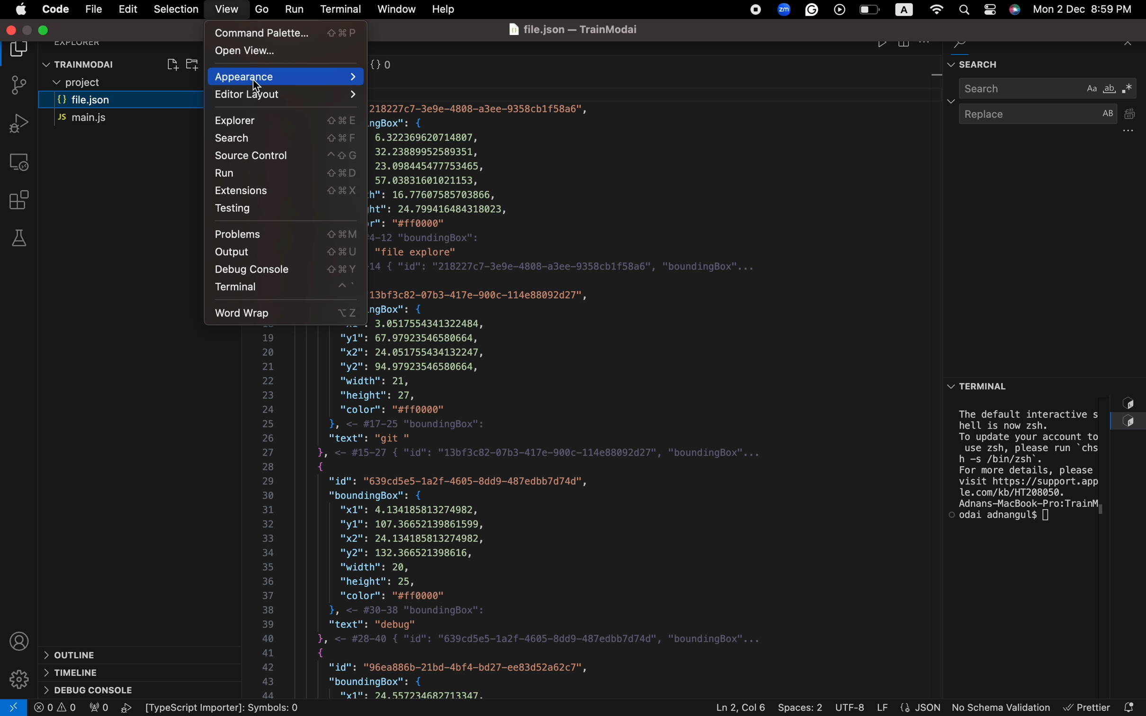 This screenshot has width=1146, height=716. Describe the element at coordinates (291, 8) in the screenshot. I see `run` at that location.